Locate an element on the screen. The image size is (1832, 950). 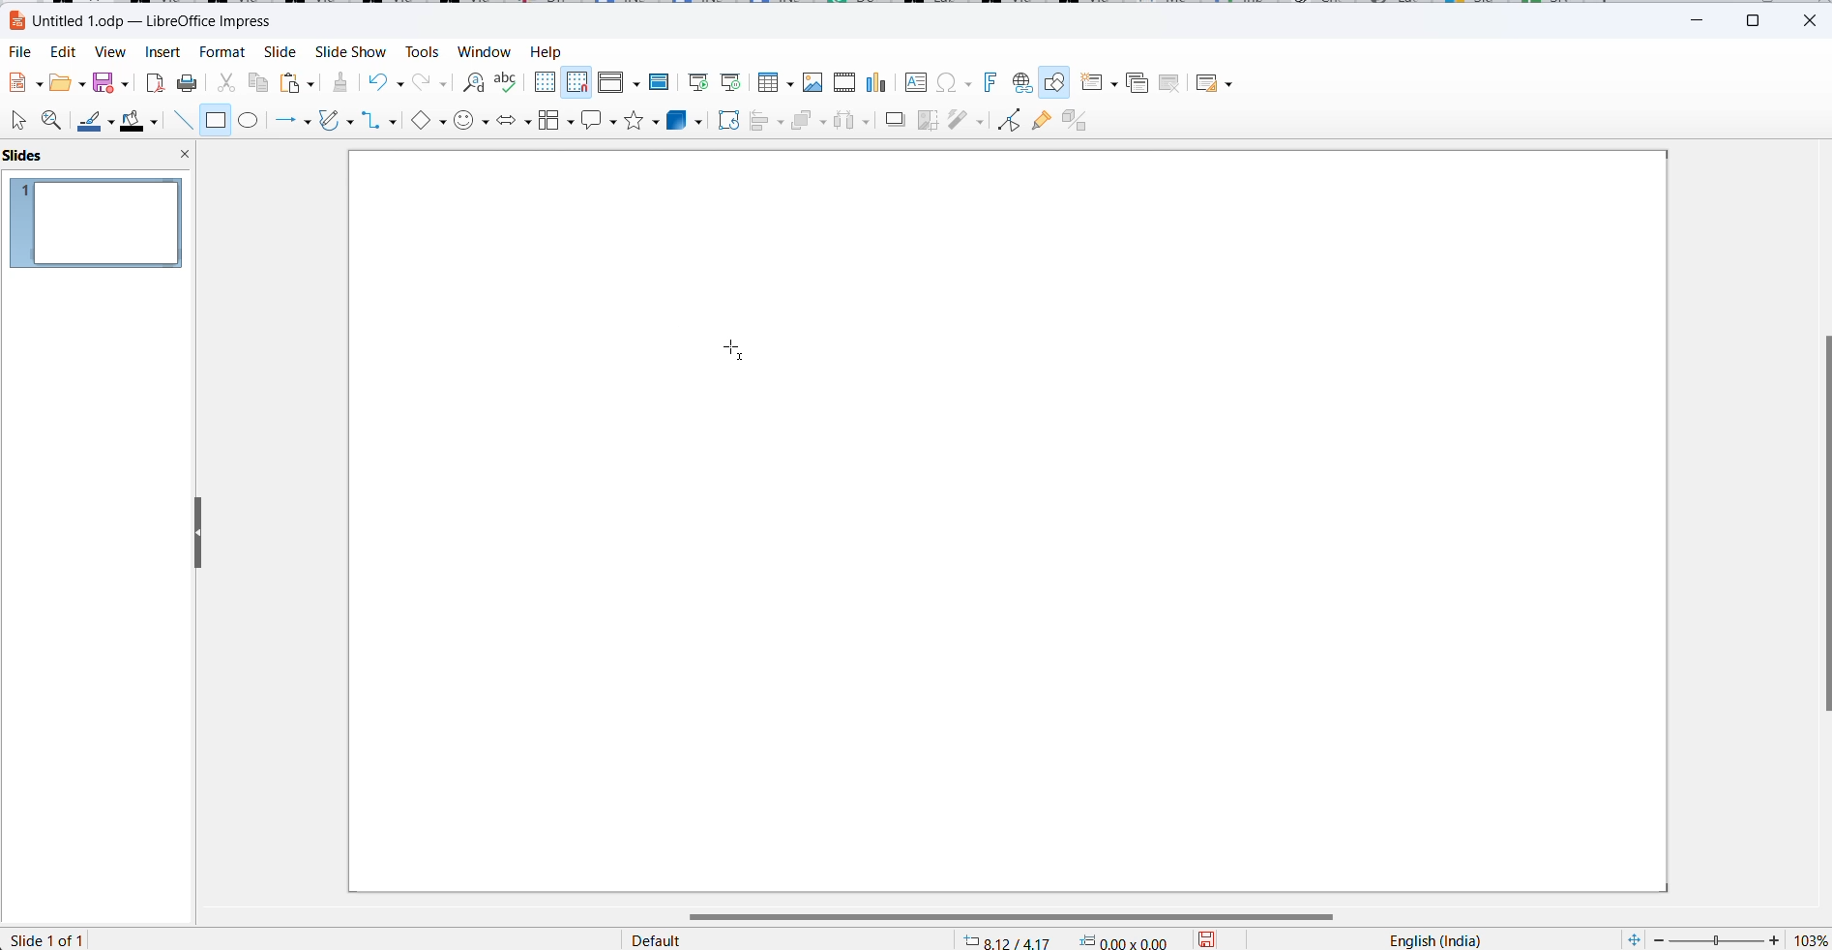
save option is located at coordinates (107, 81).